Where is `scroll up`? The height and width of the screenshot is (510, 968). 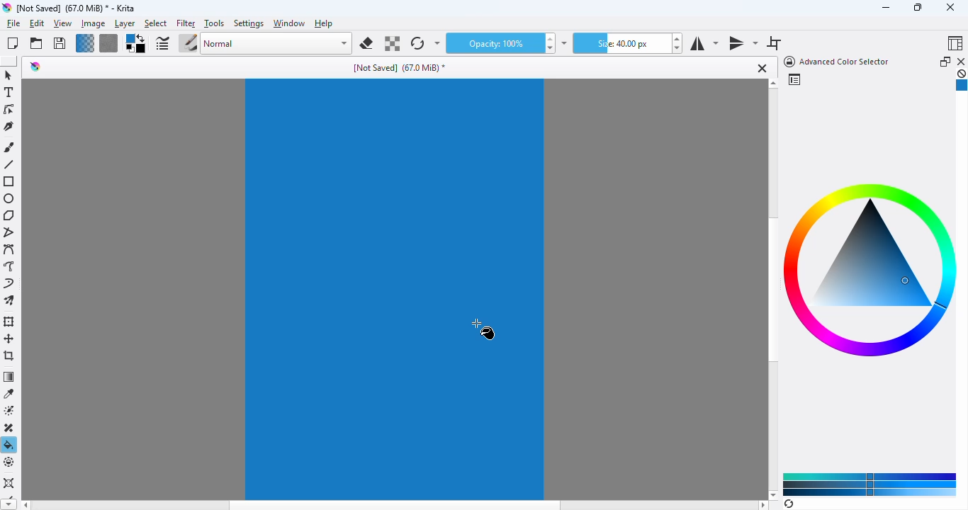 scroll up is located at coordinates (773, 84).